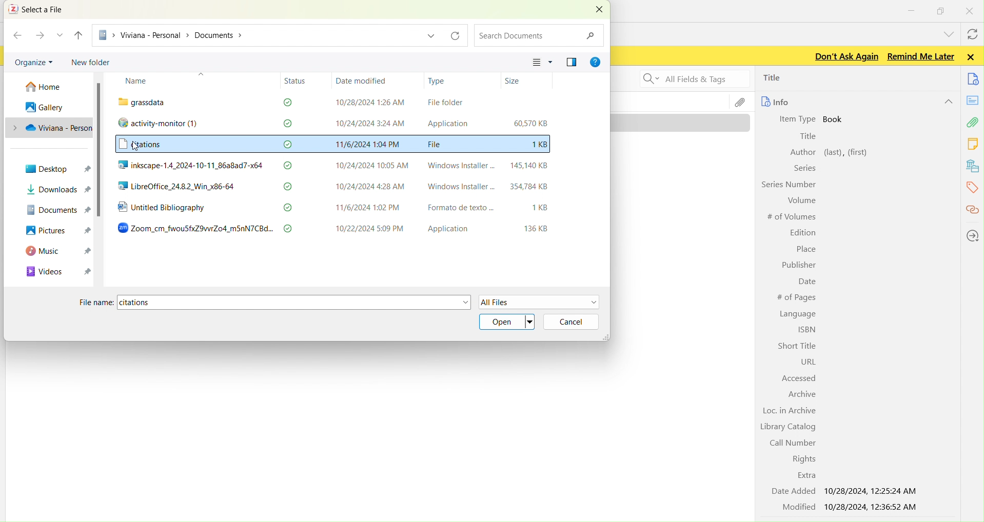  I want to click on new folder, so click(90, 63).